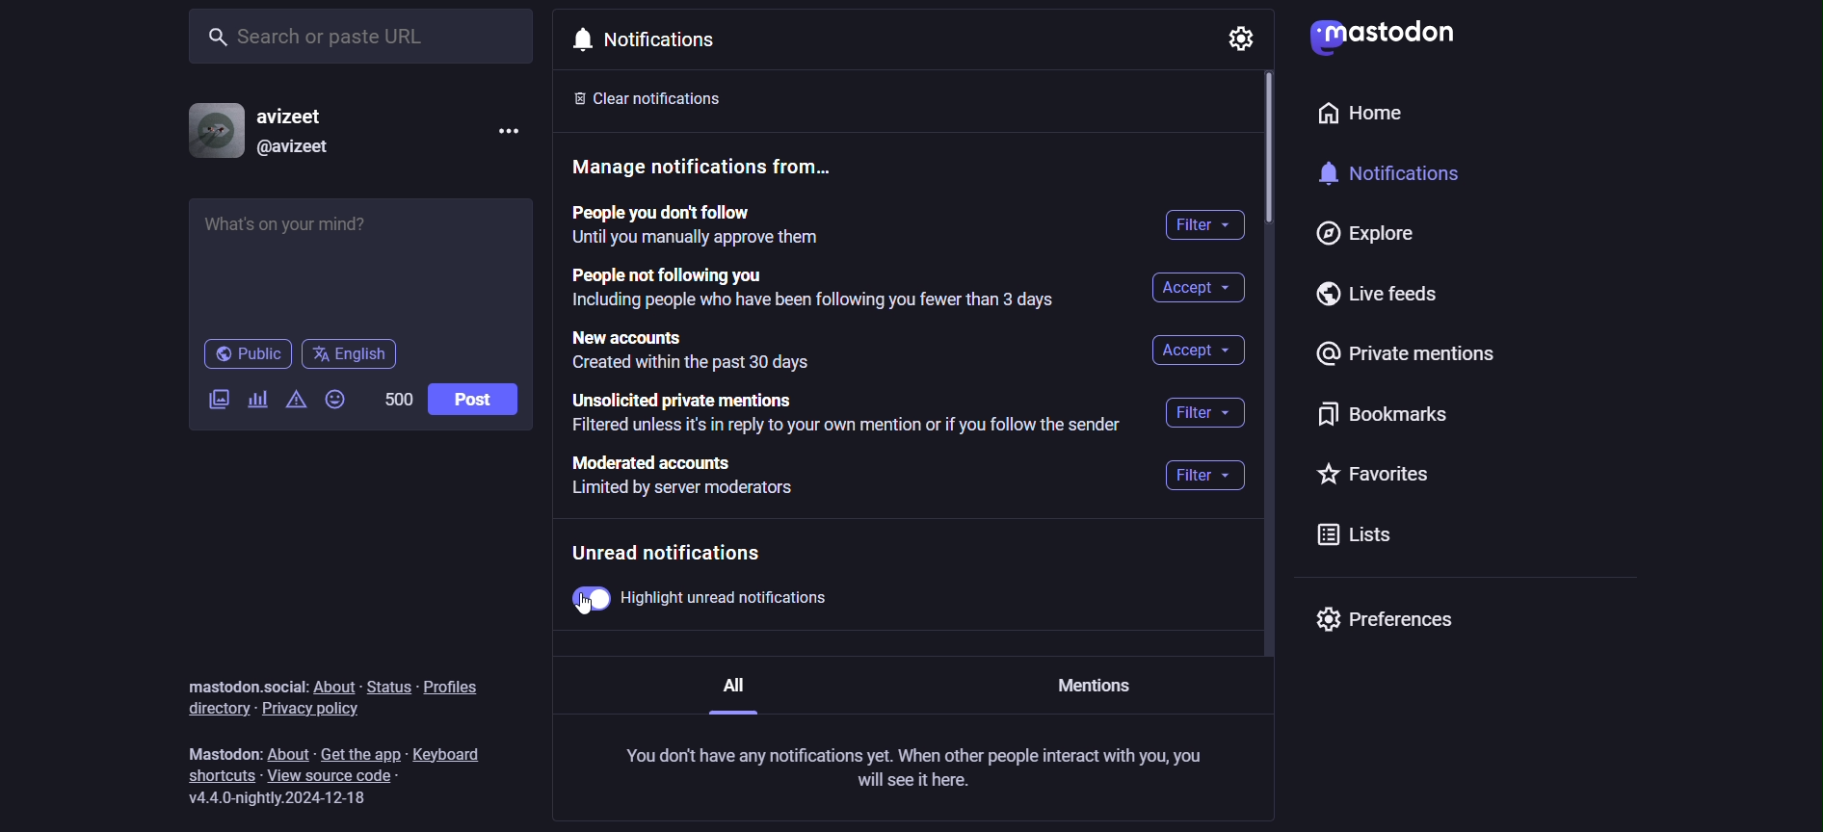  I want to click on accept, so click(1197, 351).